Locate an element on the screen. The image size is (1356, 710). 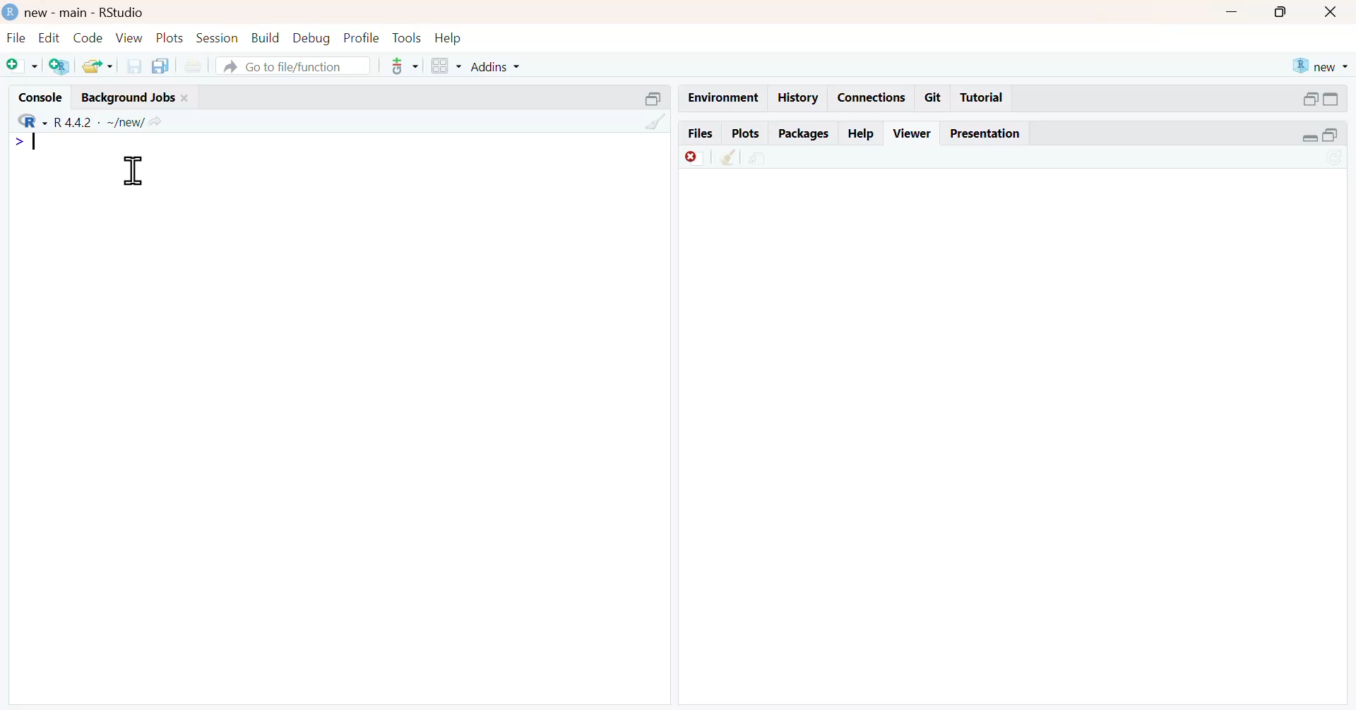
help is located at coordinates (862, 131).